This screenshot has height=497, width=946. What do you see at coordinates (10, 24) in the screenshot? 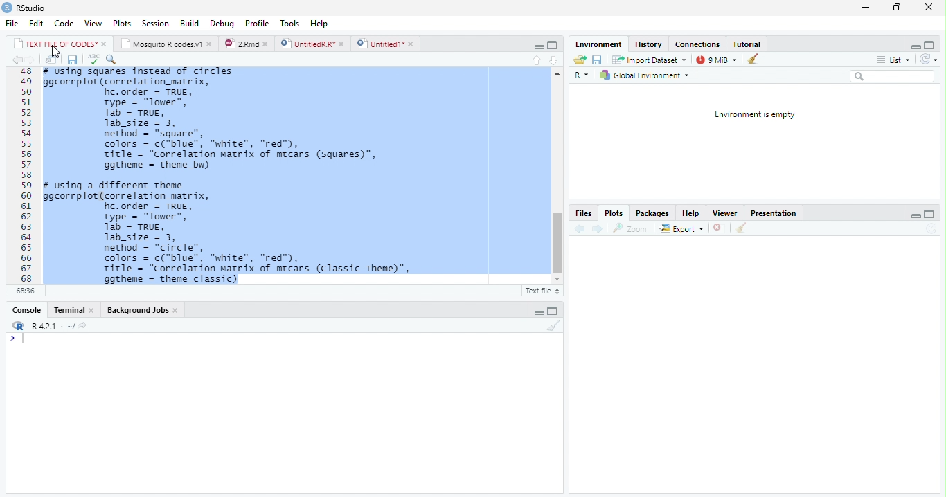
I see `File` at bounding box center [10, 24].